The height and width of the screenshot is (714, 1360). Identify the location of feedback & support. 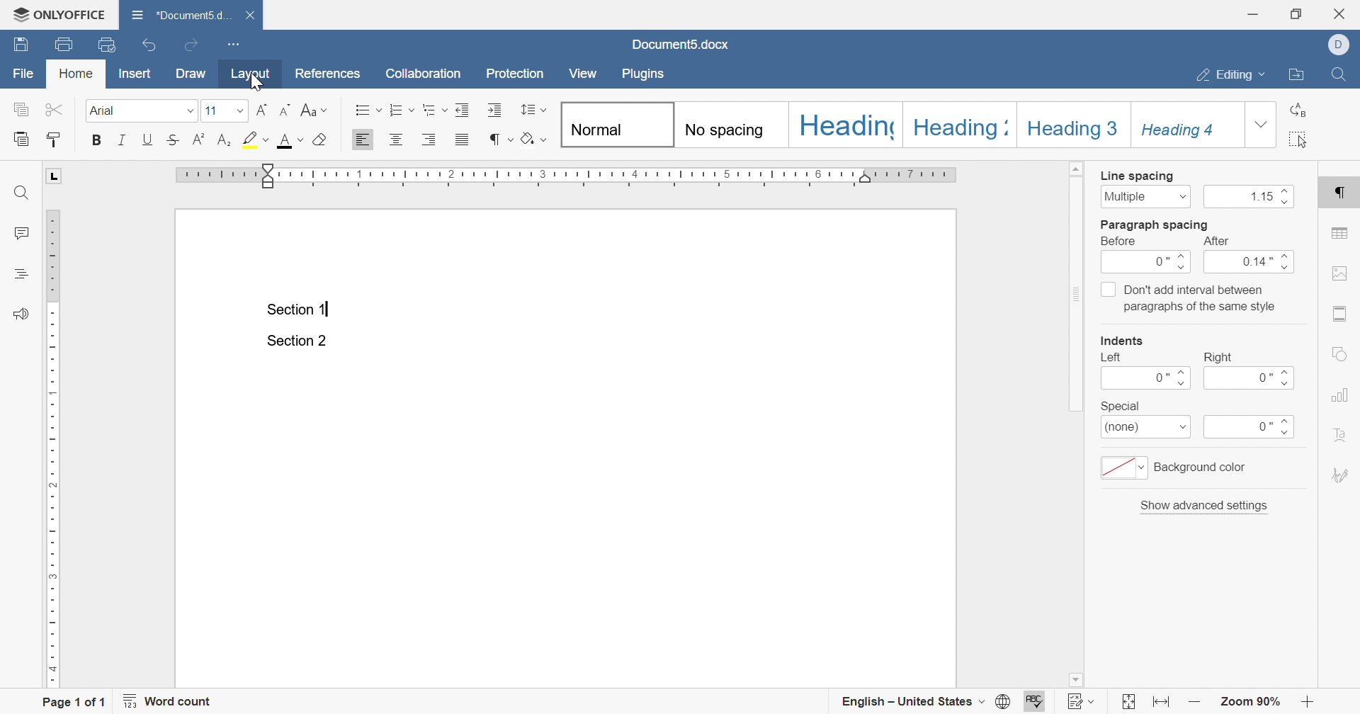
(21, 314).